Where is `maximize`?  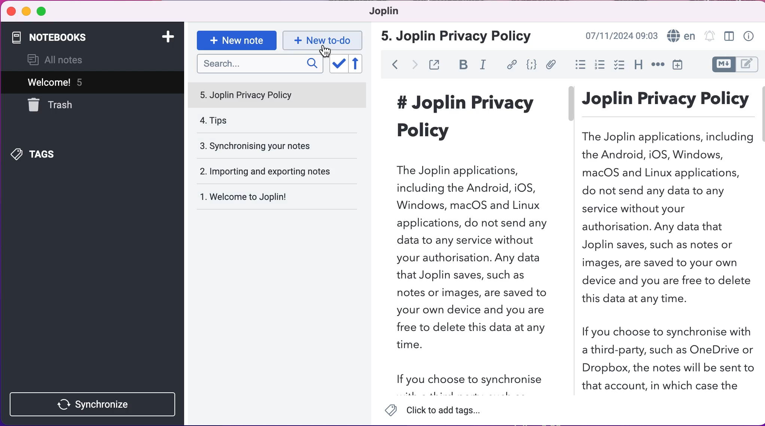
maximize is located at coordinates (45, 12).